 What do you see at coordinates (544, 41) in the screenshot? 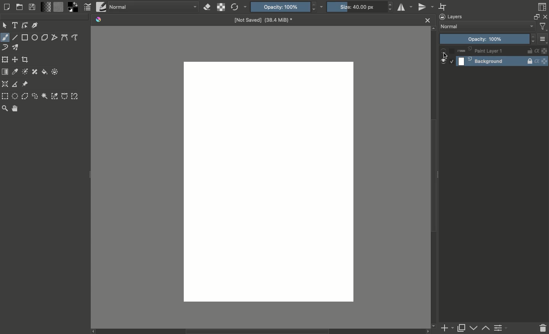
I see `Thumbnail` at bounding box center [544, 41].